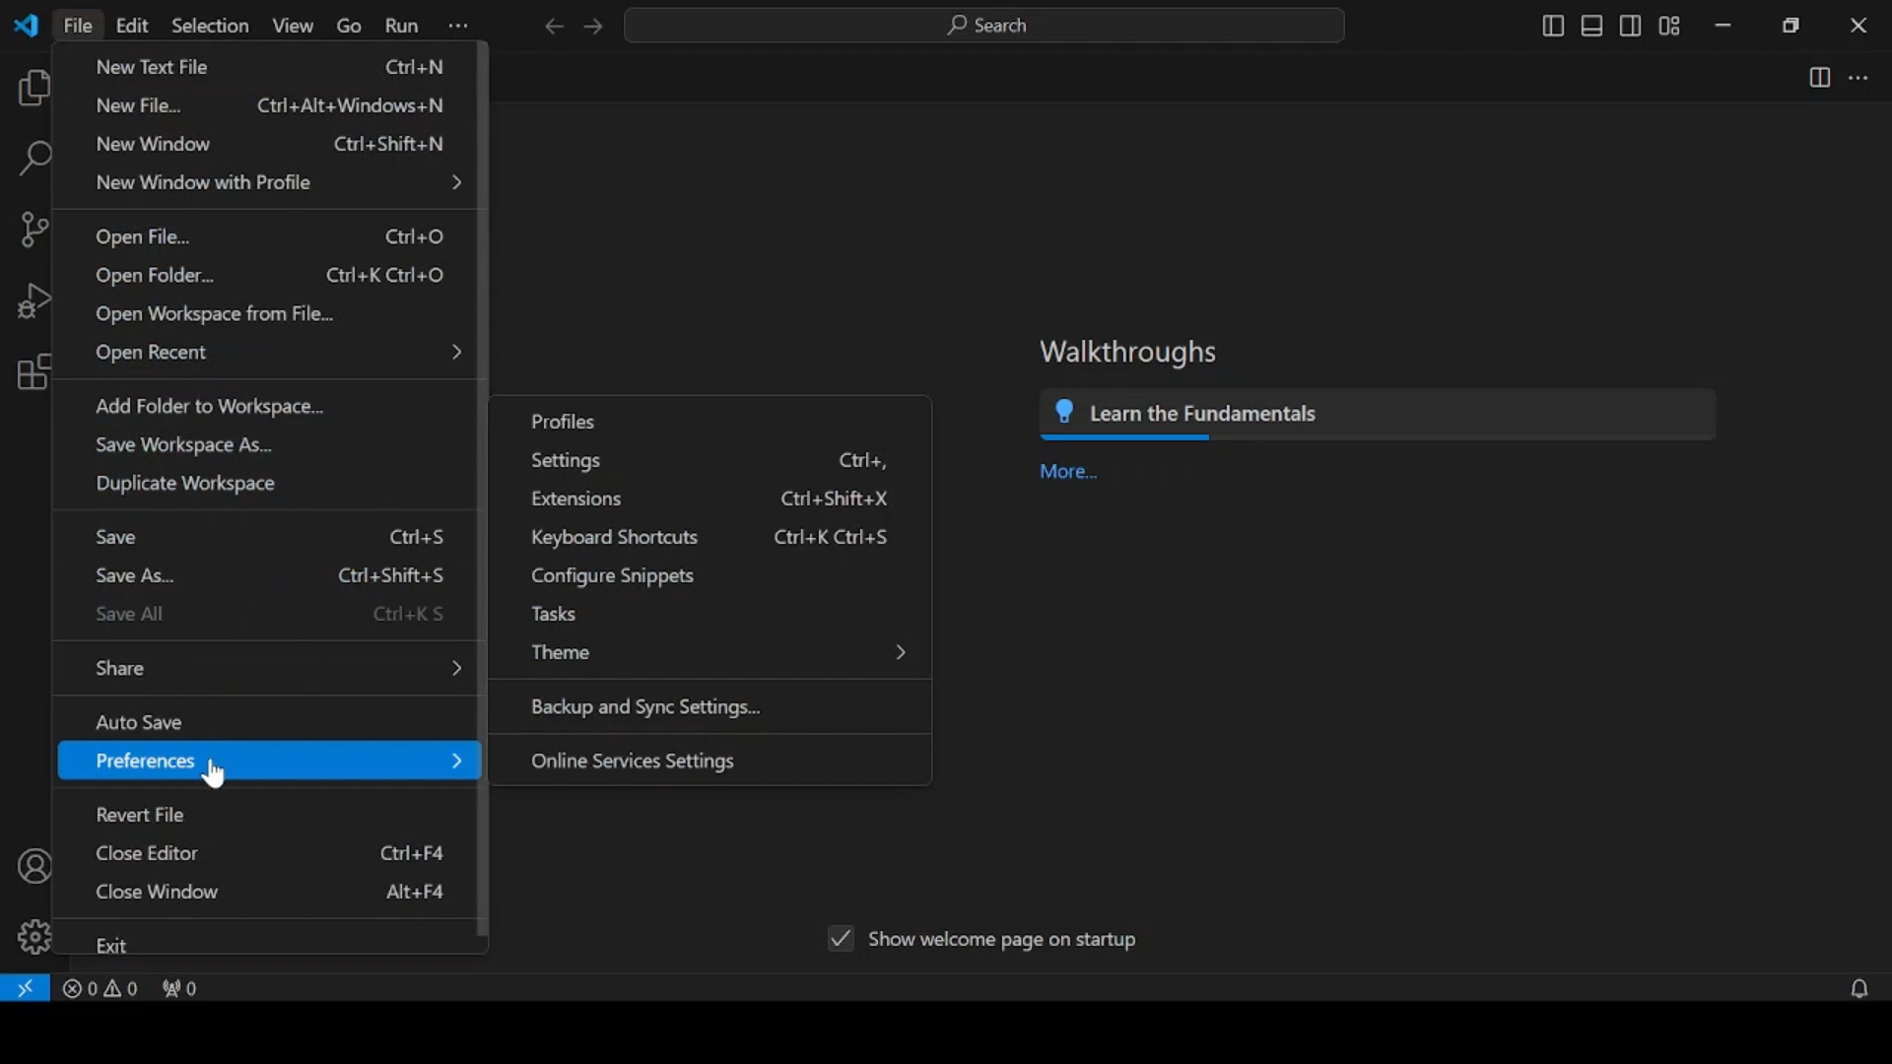 The image size is (1892, 1064). I want to click on close window, so click(160, 892).